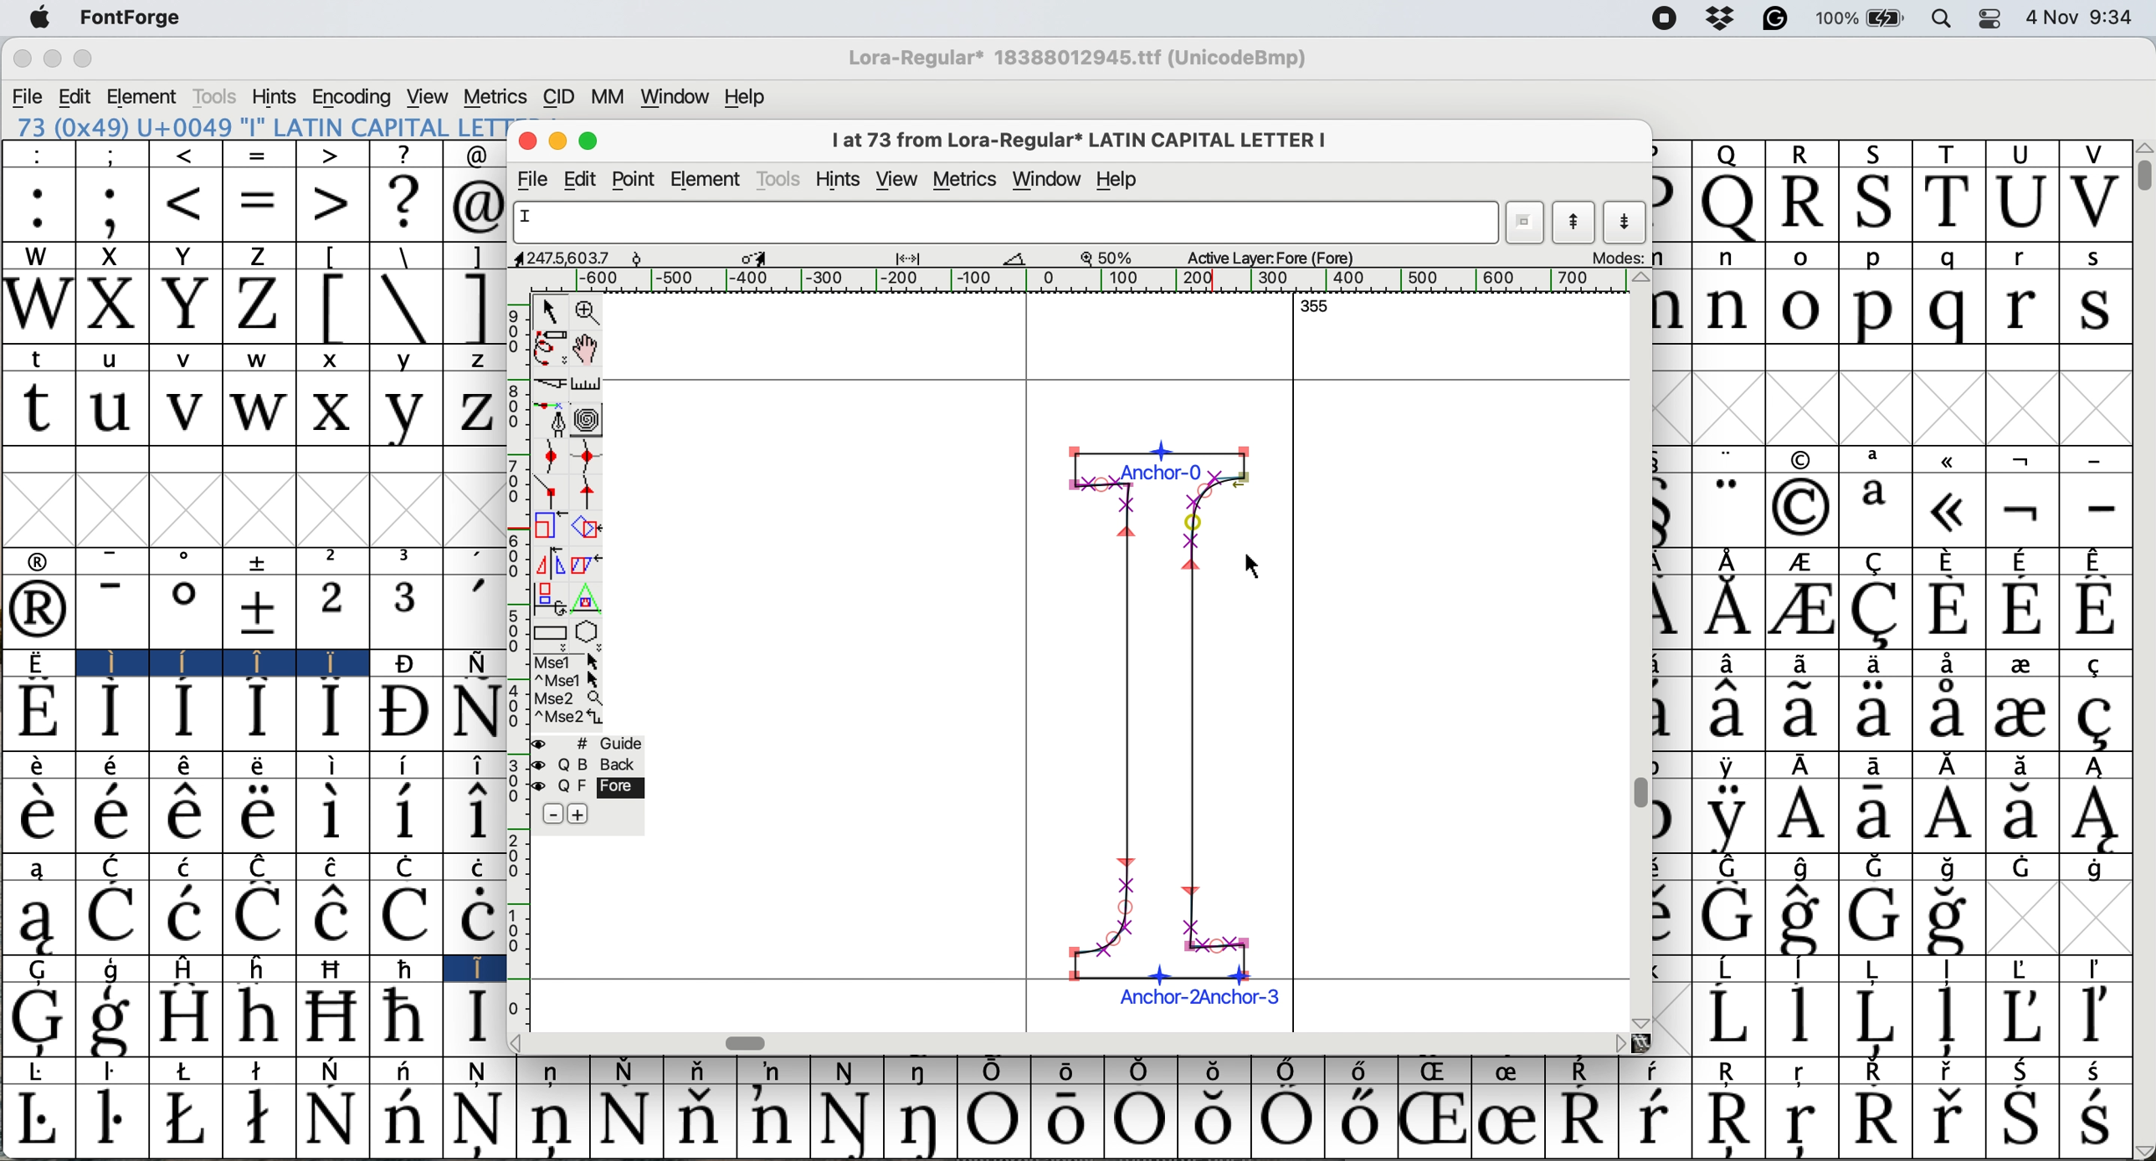  Describe the element at coordinates (1004, 222) in the screenshot. I see `glyph name` at that location.